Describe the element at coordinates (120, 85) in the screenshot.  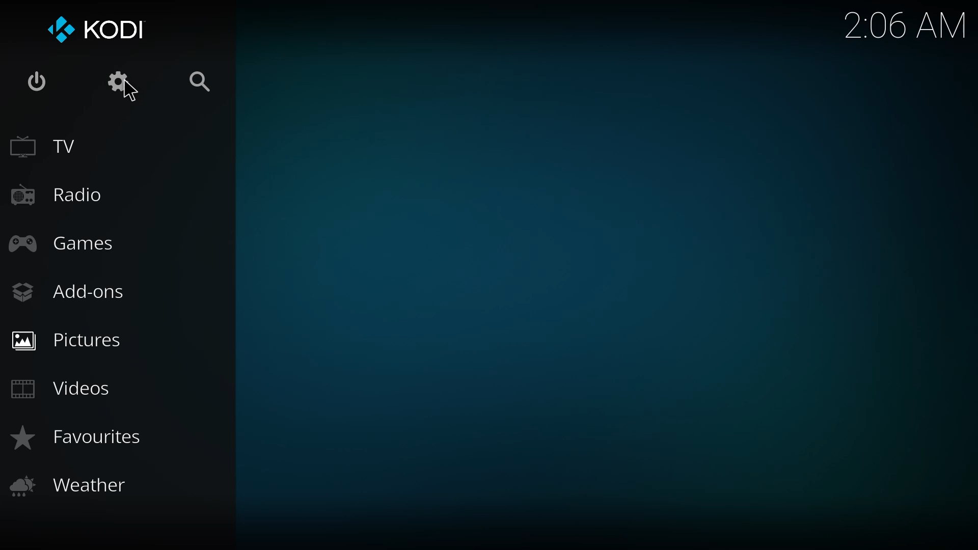
I see `settings` at that location.